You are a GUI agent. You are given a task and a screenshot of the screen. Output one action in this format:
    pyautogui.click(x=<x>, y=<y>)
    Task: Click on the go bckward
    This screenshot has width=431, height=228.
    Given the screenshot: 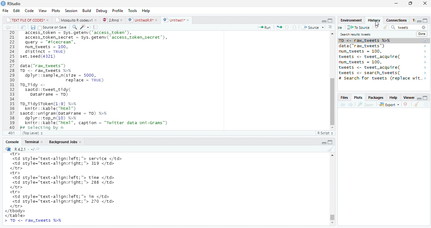 What is the action you would take?
    pyautogui.click(x=10, y=27)
    